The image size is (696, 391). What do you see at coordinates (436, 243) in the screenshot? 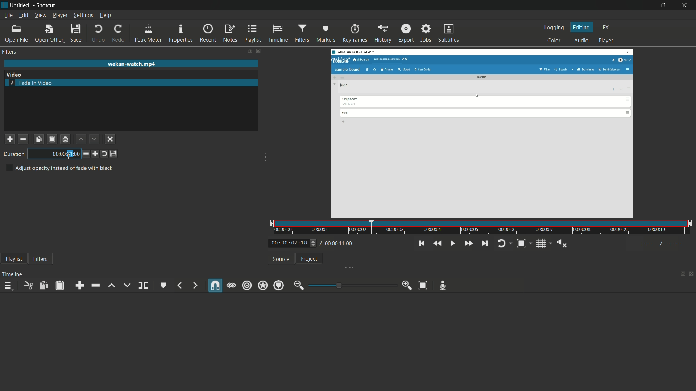
I see `quickly play backward` at bounding box center [436, 243].